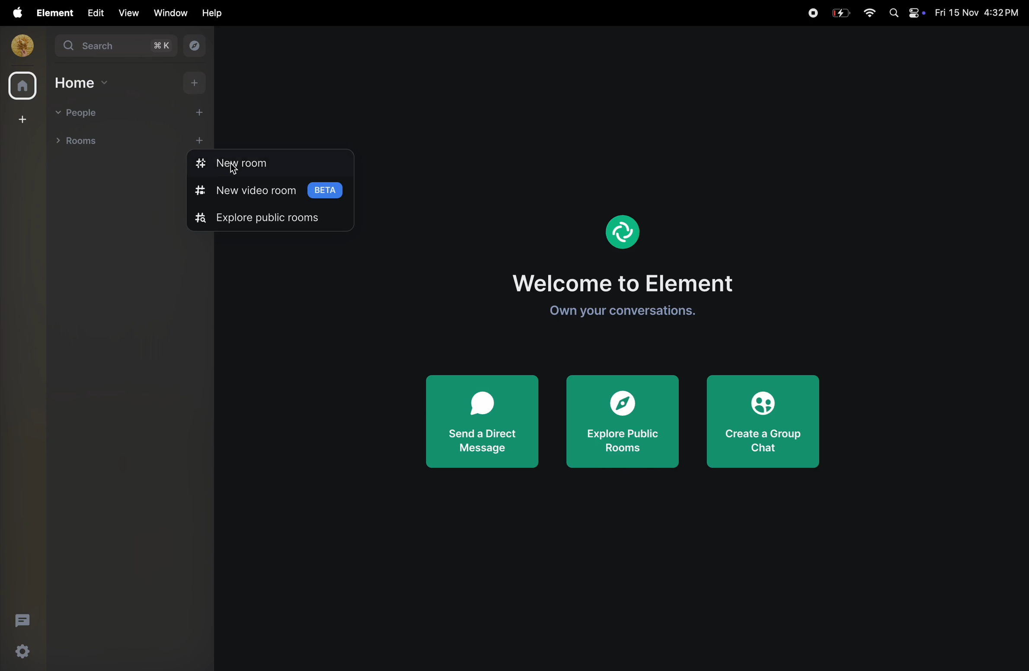  What do you see at coordinates (20, 85) in the screenshot?
I see `home` at bounding box center [20, 85].